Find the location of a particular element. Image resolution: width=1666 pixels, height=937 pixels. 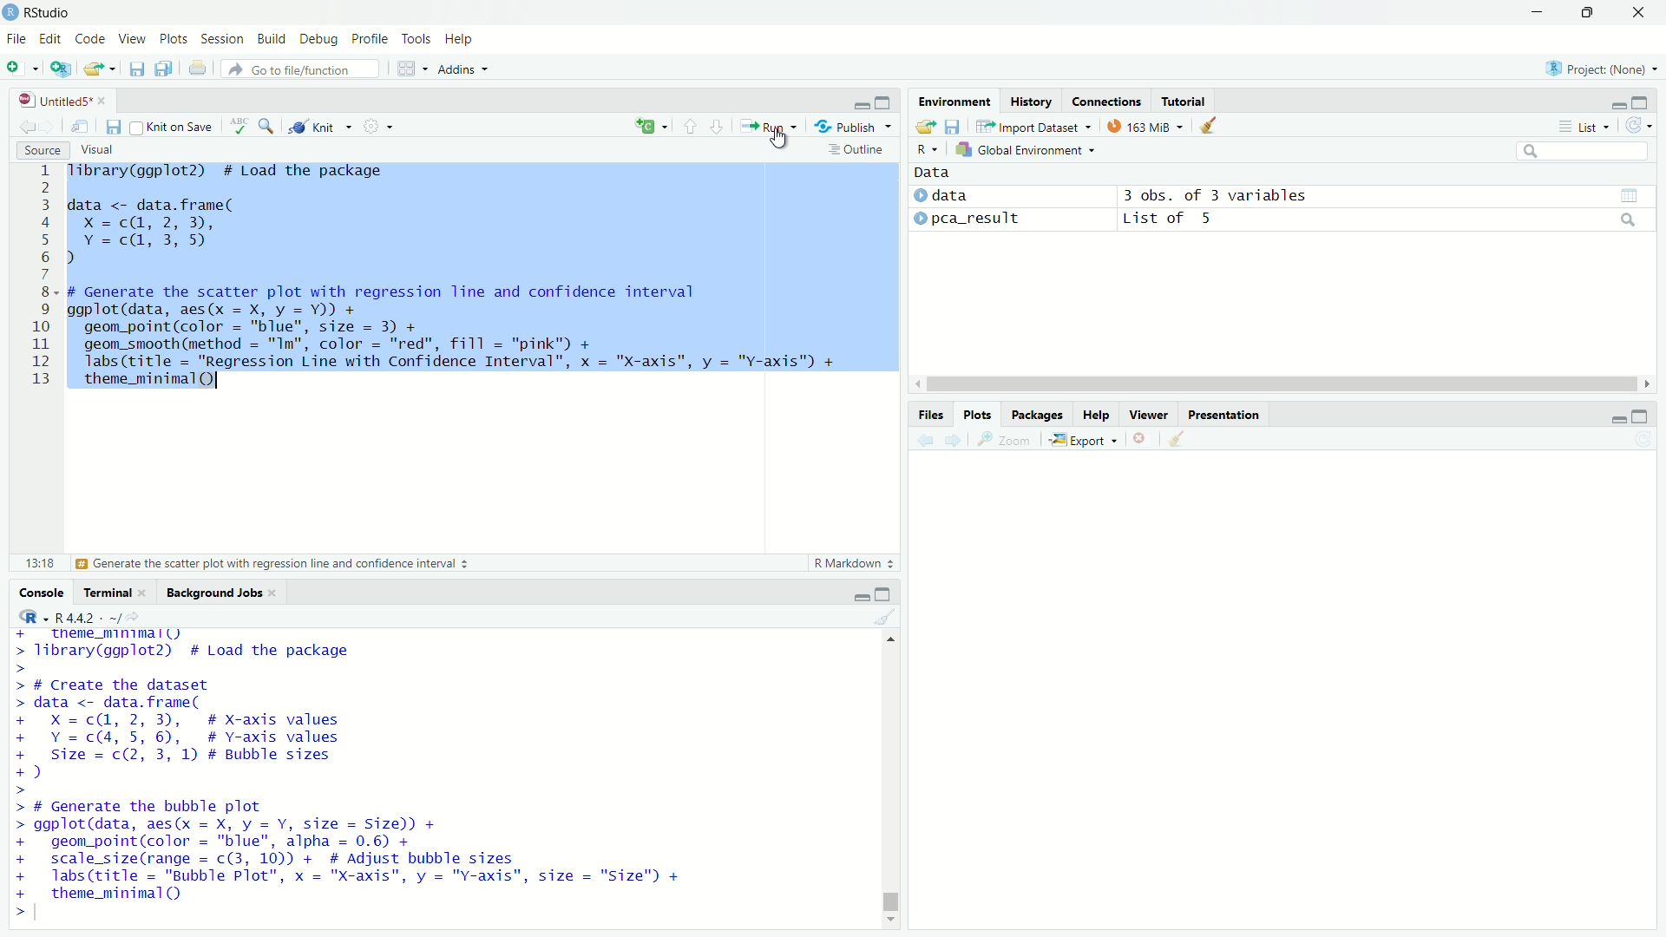

close is located at coordinates (146, 593).